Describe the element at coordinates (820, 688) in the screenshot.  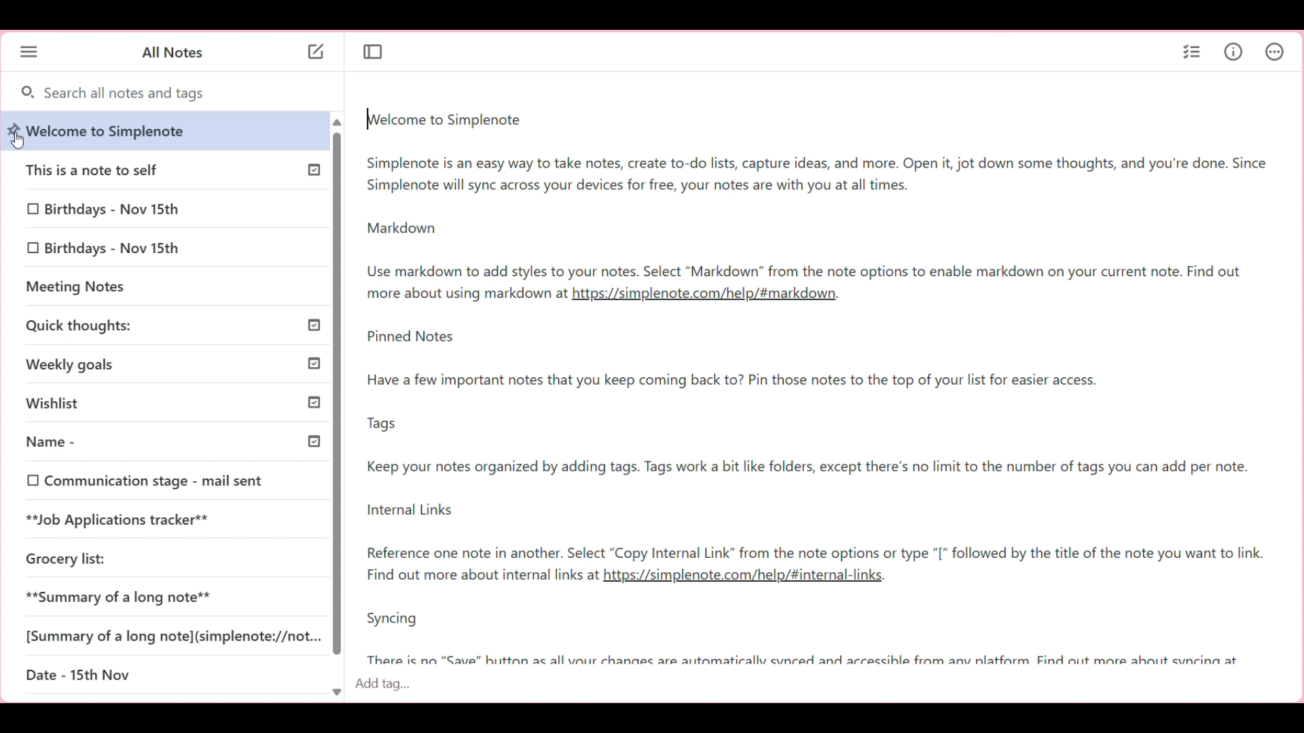
I see `click to type in tags` at that location.